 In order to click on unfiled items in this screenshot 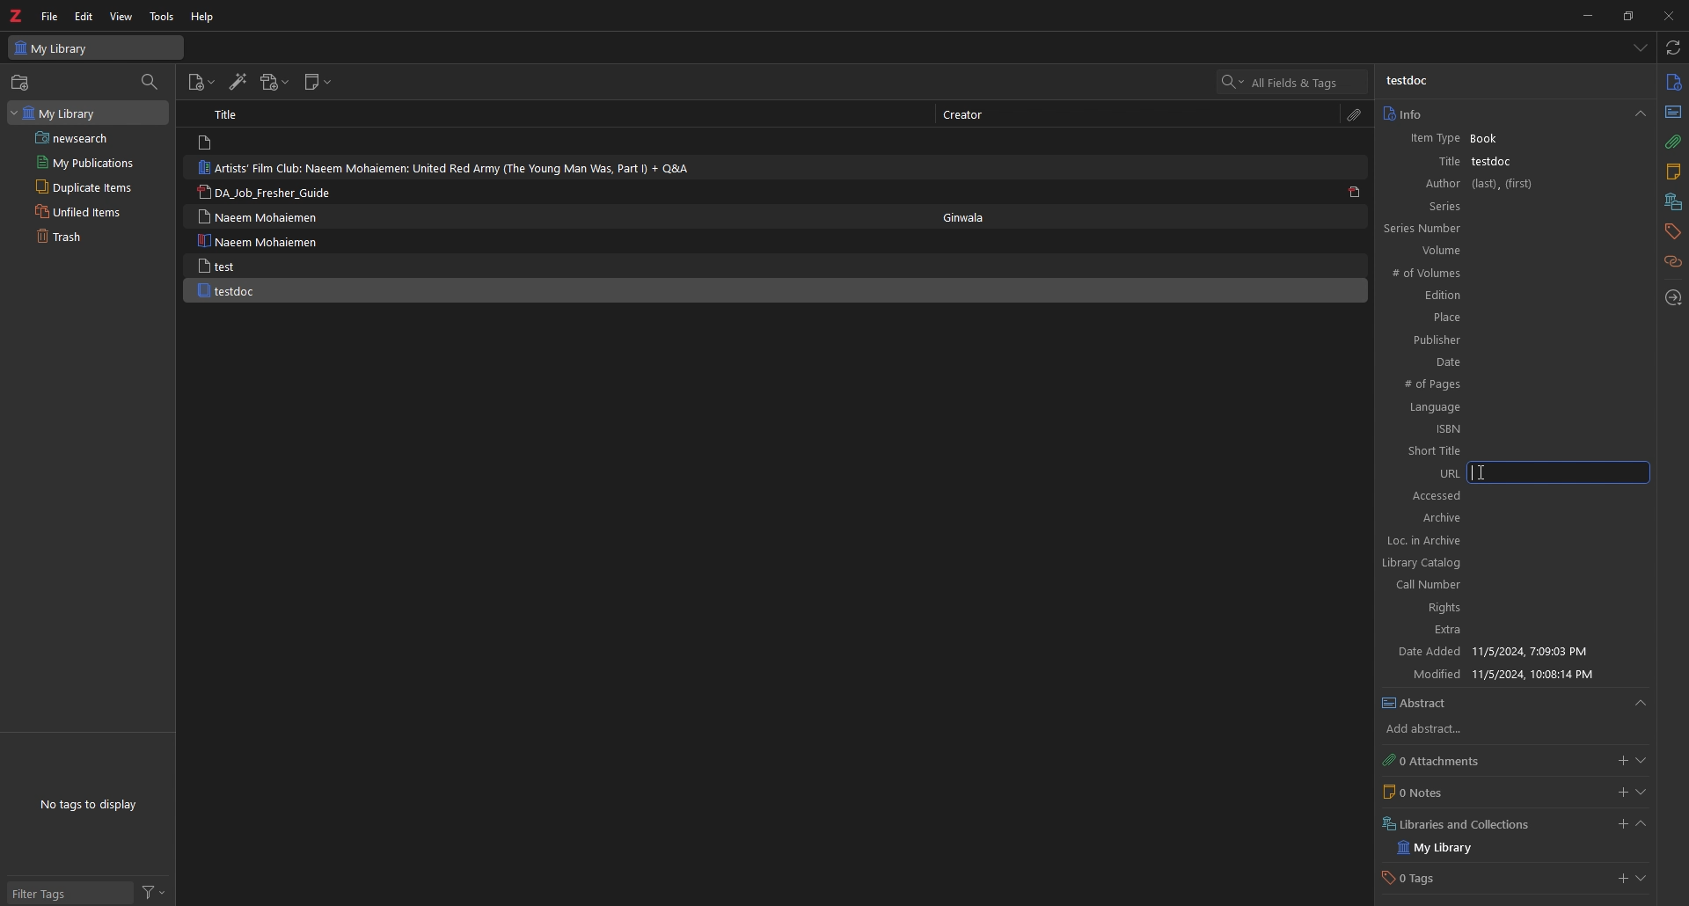, I will do `click(80, 212)`.